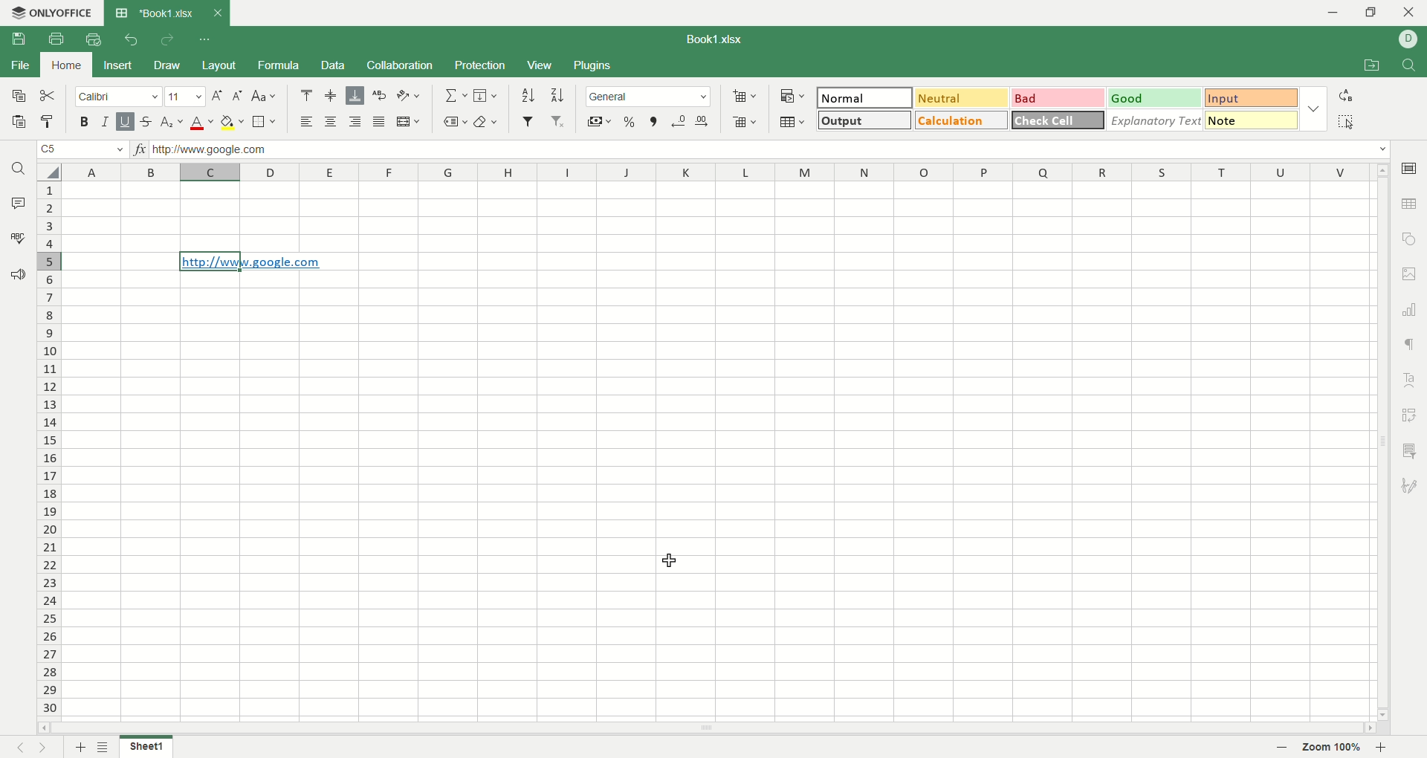 This screenshot has width=1427, height=758. I want to click on insert, so click(119, 65).